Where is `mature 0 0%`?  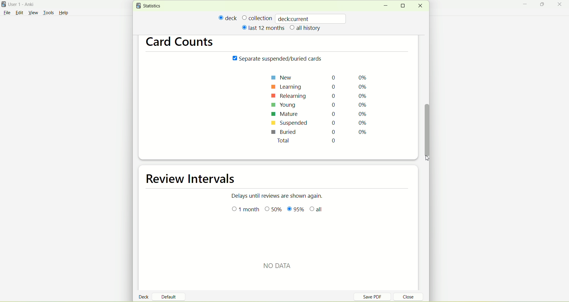
mature 0 0% is located at coordinates (320, 115).